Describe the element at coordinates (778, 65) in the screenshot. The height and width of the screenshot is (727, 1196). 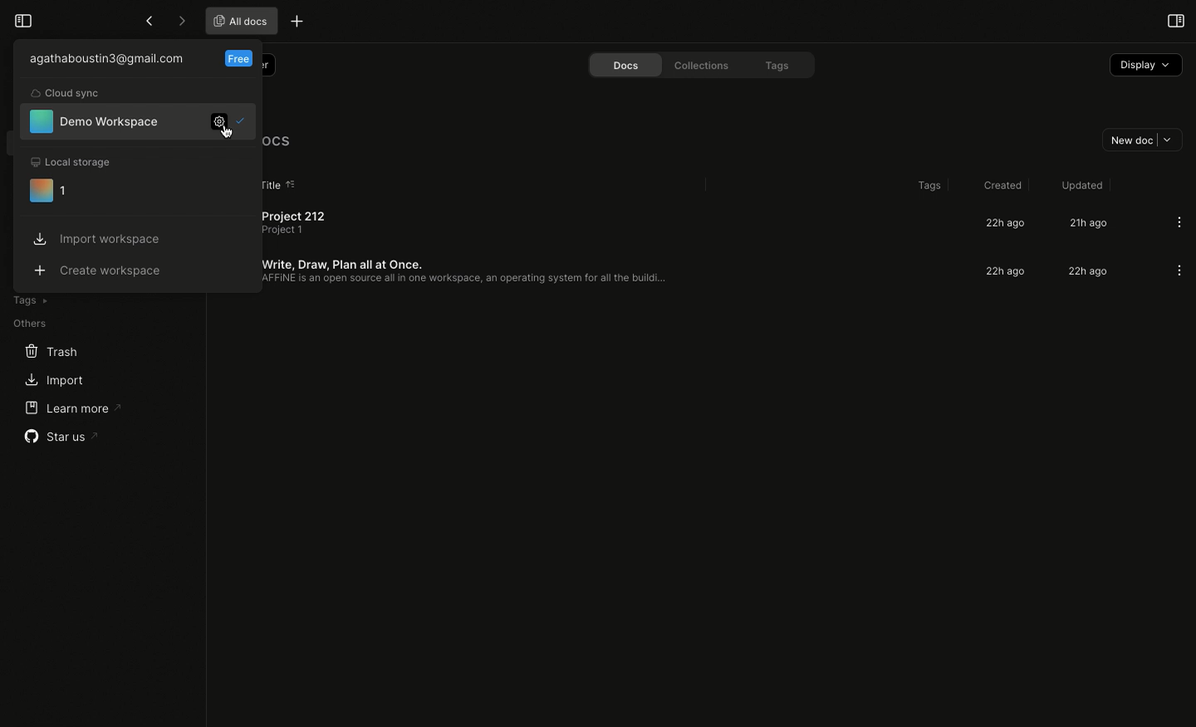
I see `Tags` at that location.